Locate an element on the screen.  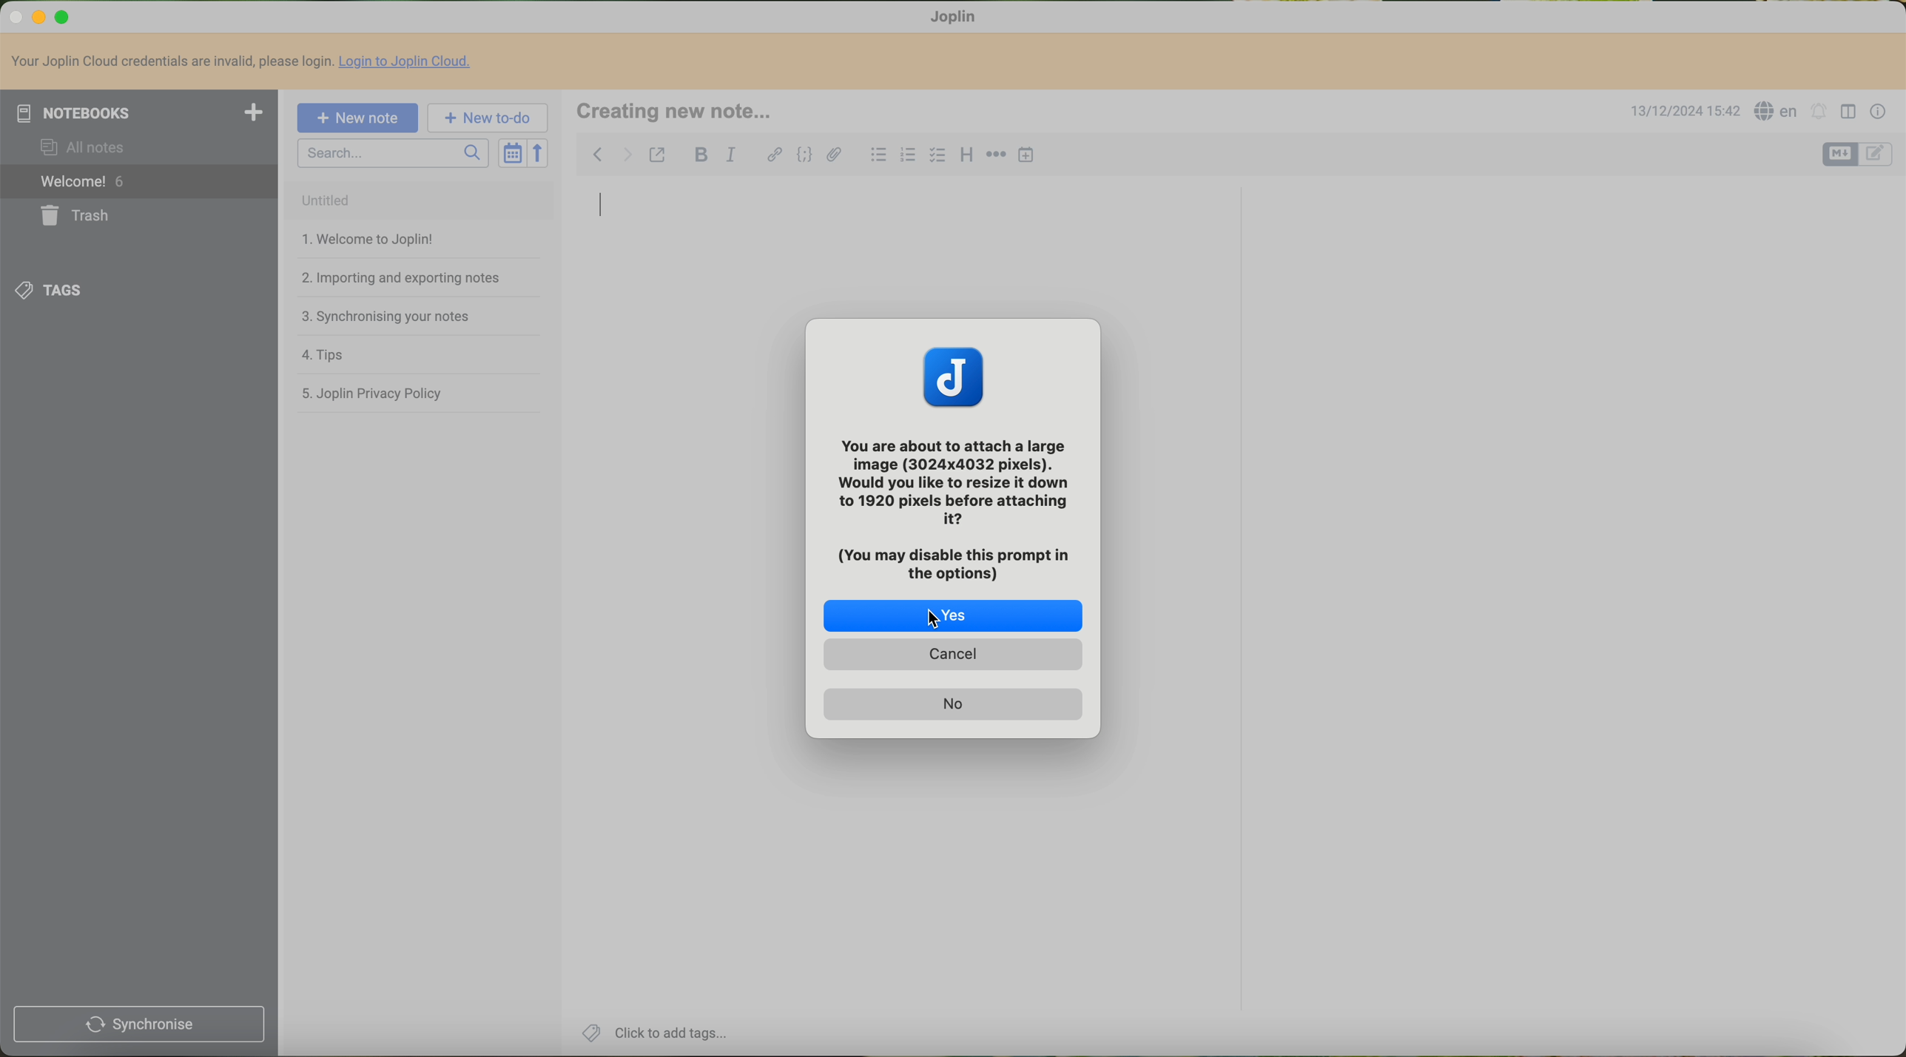
typing is located at coordinates (602, 210).